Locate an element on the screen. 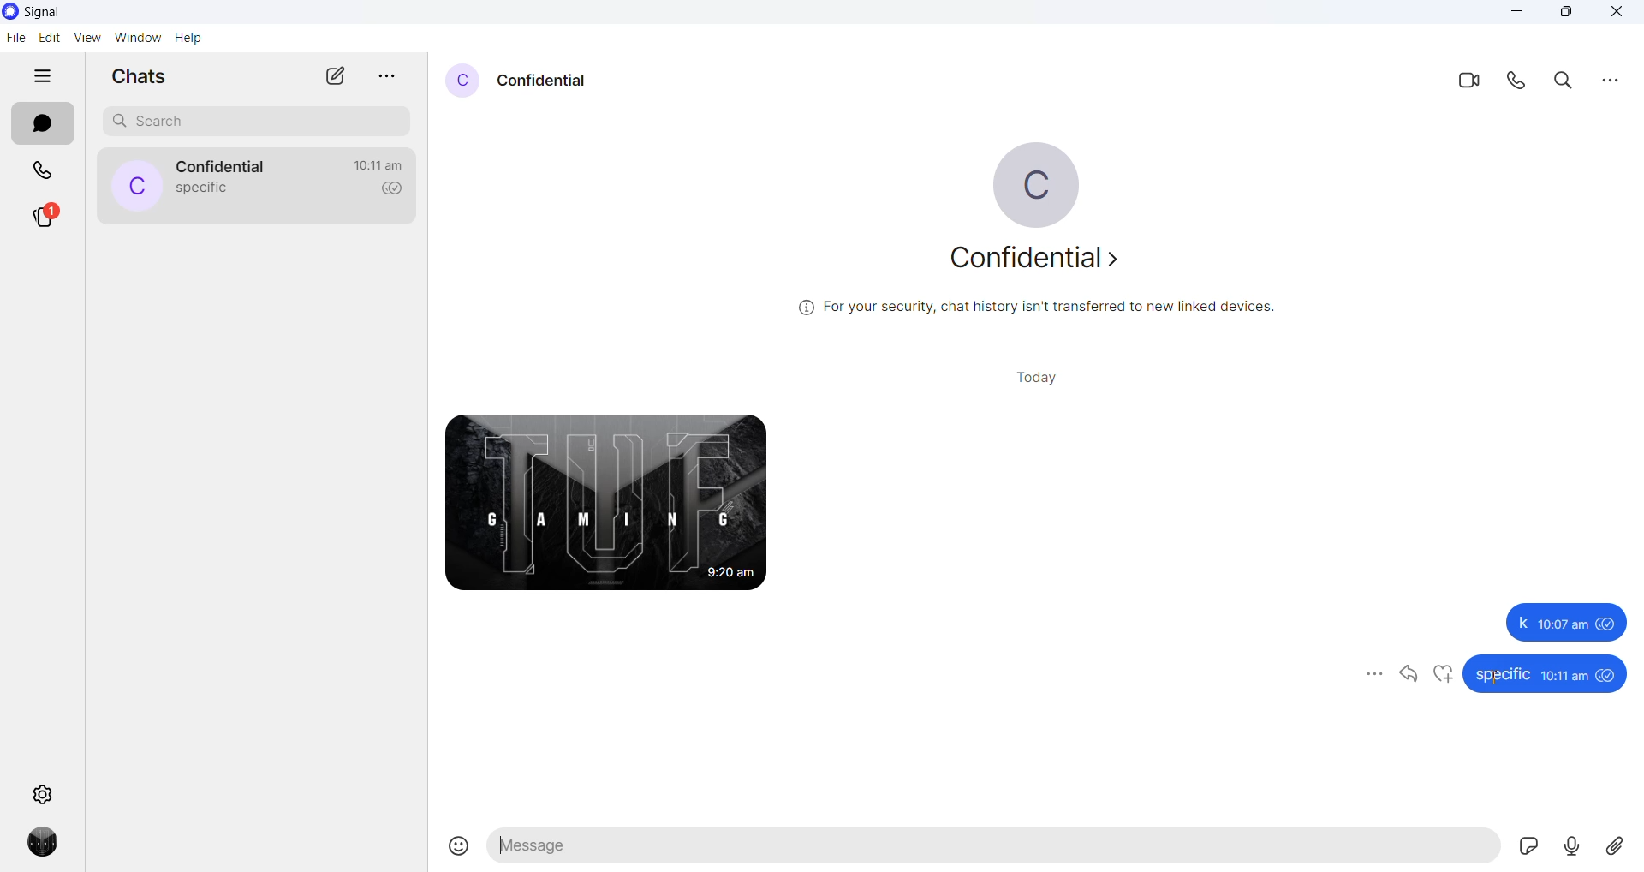 The height and width of the screenshot is (872, 1644). like is located at coordinates (1444, 673).